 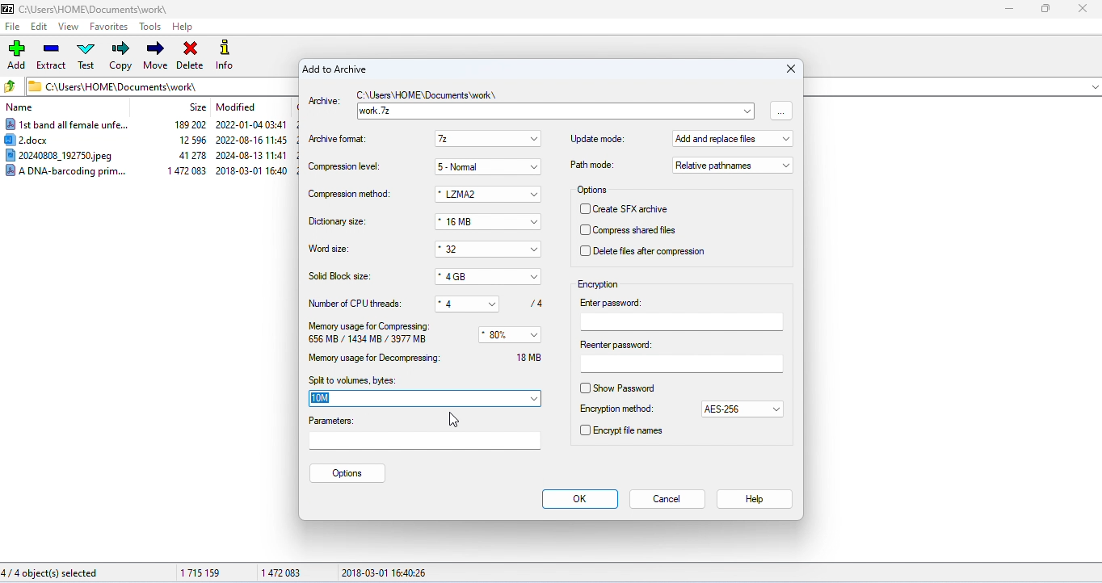 I want to click on number of CPU threads, so click(x=357, y=303).